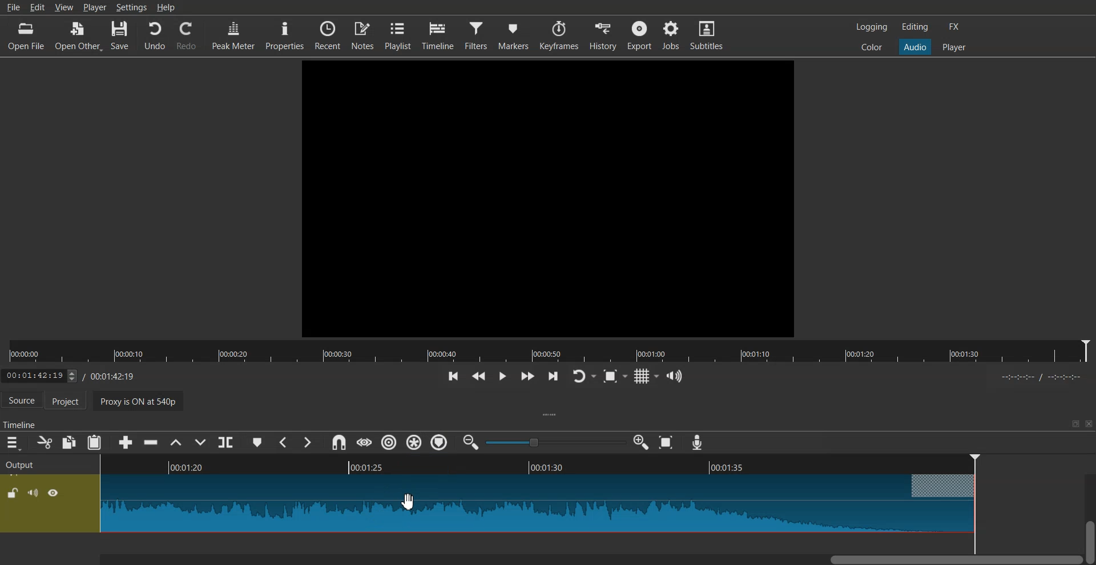 This screenshot has height=565, width=1096. Describe the element at coordinates (284, 35) in the screenshot. I see `Properties` at that location.